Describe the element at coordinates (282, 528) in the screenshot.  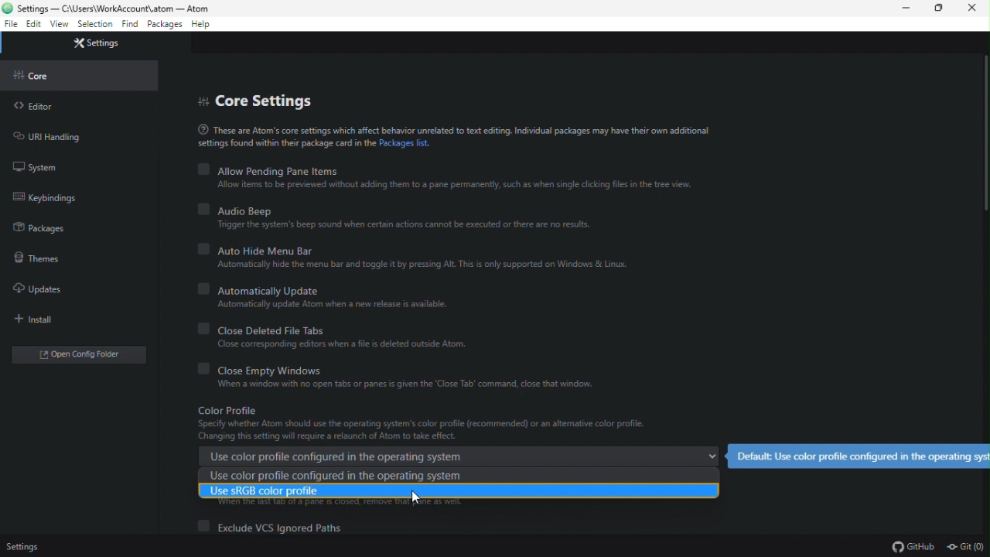
I see `exclude VCS ignored file paths` at that location.